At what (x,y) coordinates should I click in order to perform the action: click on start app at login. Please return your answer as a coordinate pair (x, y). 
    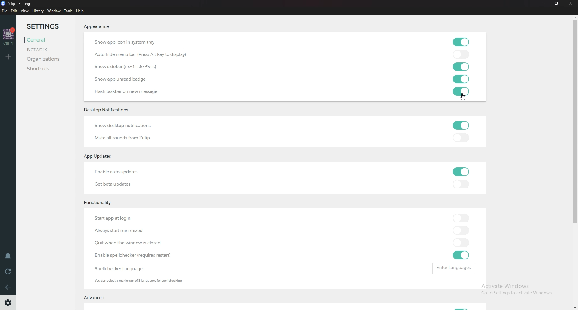
    Looking at the image, I should click on (127, 219).